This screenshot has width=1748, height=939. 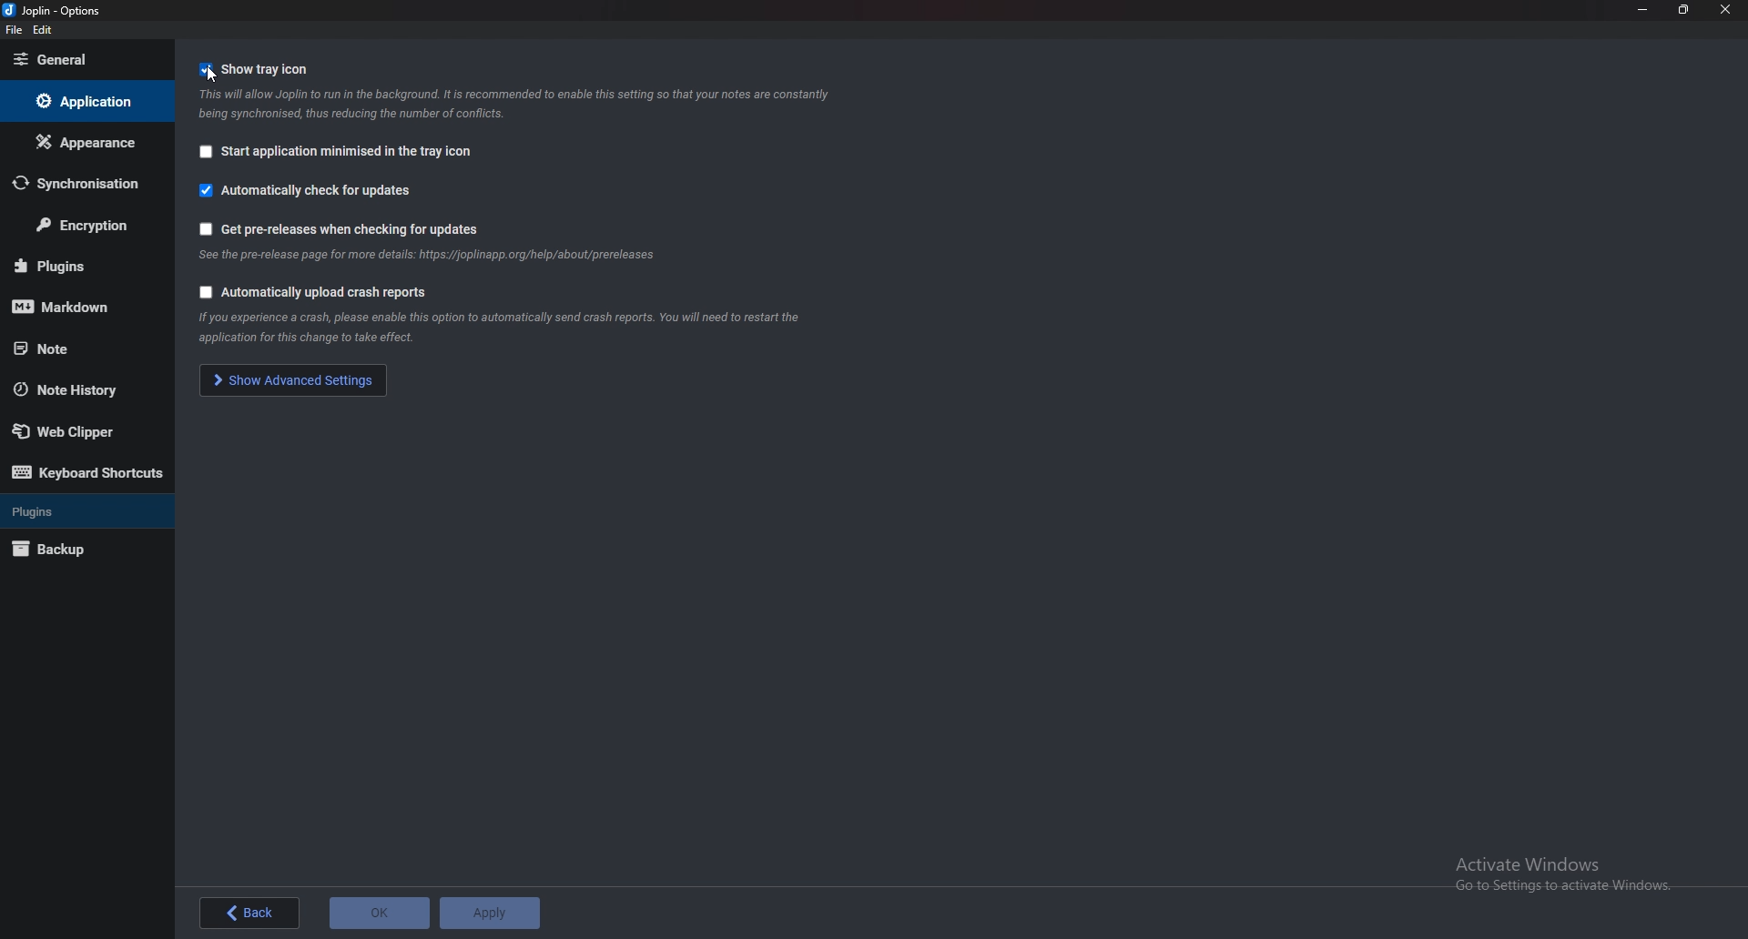 I want to click on general, so click(x=82, y=59).